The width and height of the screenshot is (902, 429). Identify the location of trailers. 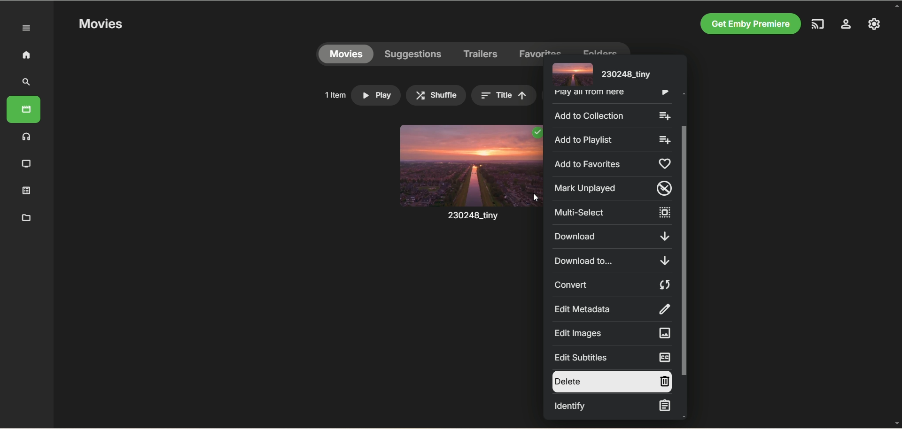
(481, 54).